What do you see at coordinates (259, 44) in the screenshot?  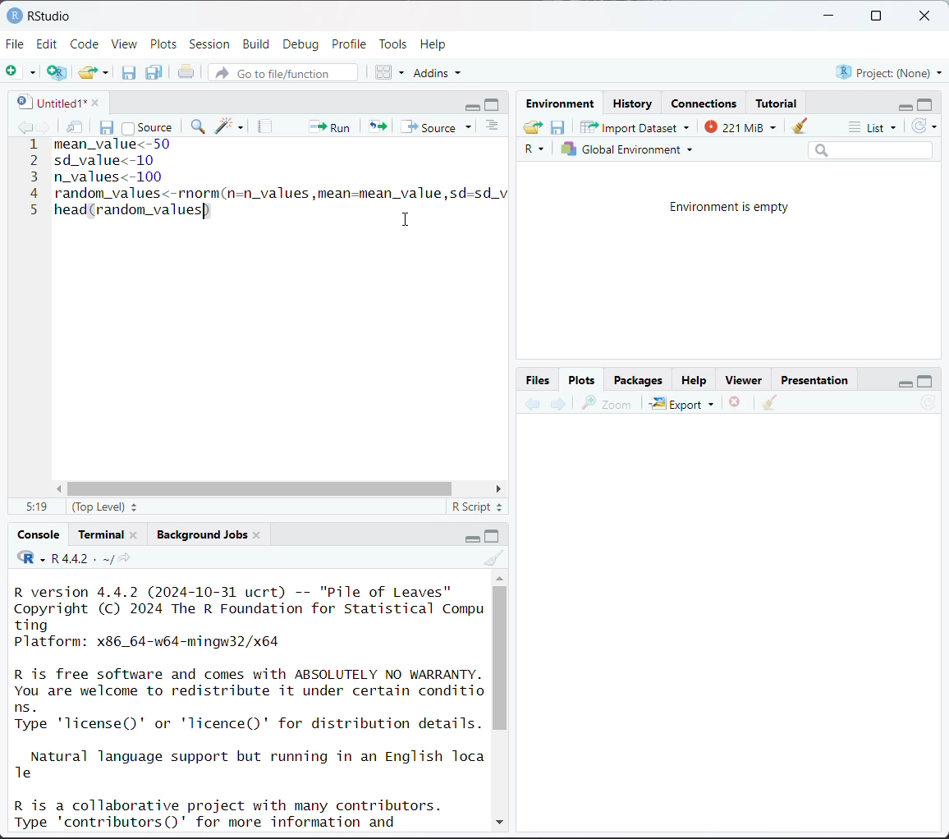 I see `Build` at bounding box center [259, 44].